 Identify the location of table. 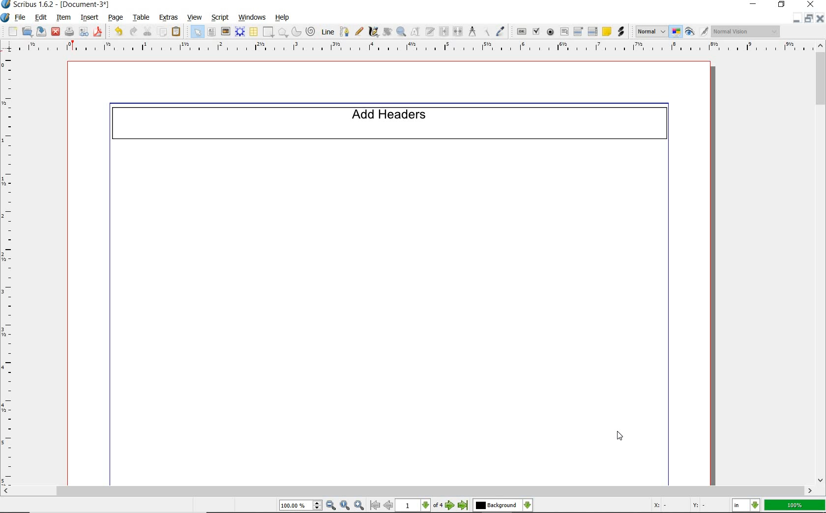
(140, 18).